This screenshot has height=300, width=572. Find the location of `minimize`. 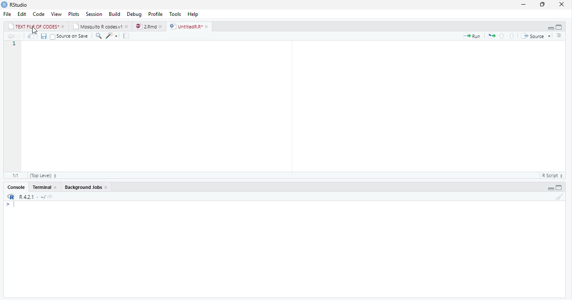

minimize is located at coordinates (523, 5).